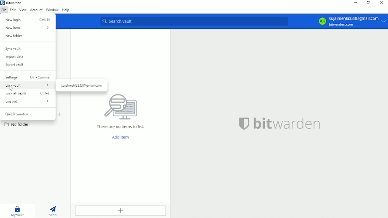 Image resolution: width=388 pixels, height=218 pixels. What do you see at coordinates (120, 111) in the screenshot?
I see `There are no items to list` at bounding box center [120, 111].